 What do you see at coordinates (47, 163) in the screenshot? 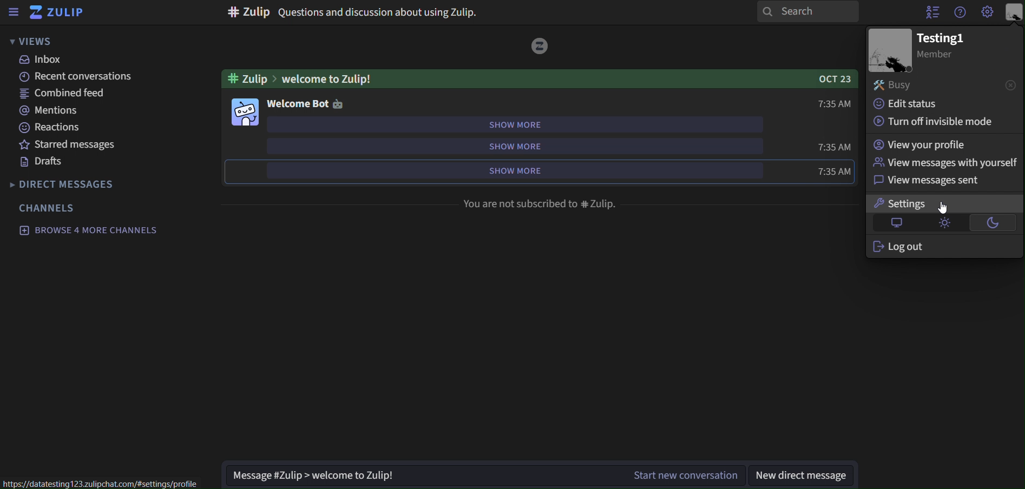
I see `drafts` at bounding box center [47, 163].